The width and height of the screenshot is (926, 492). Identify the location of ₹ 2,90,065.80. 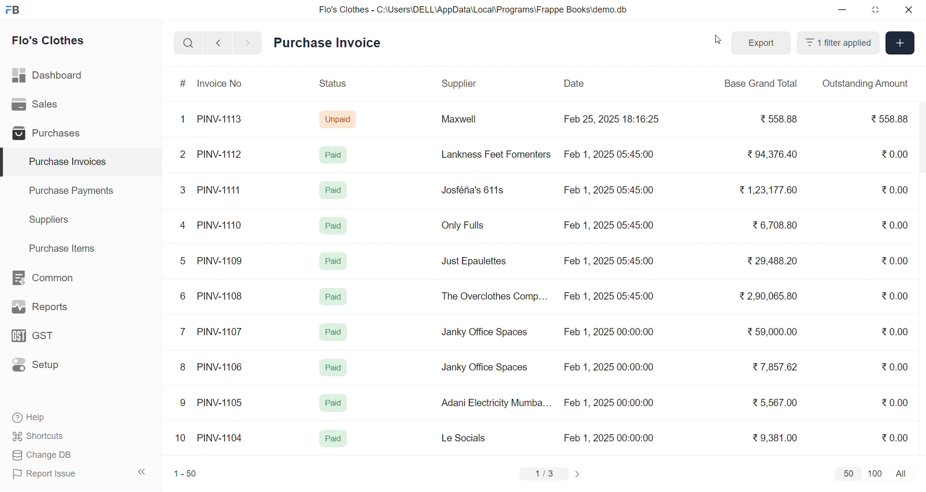
(769, 297).